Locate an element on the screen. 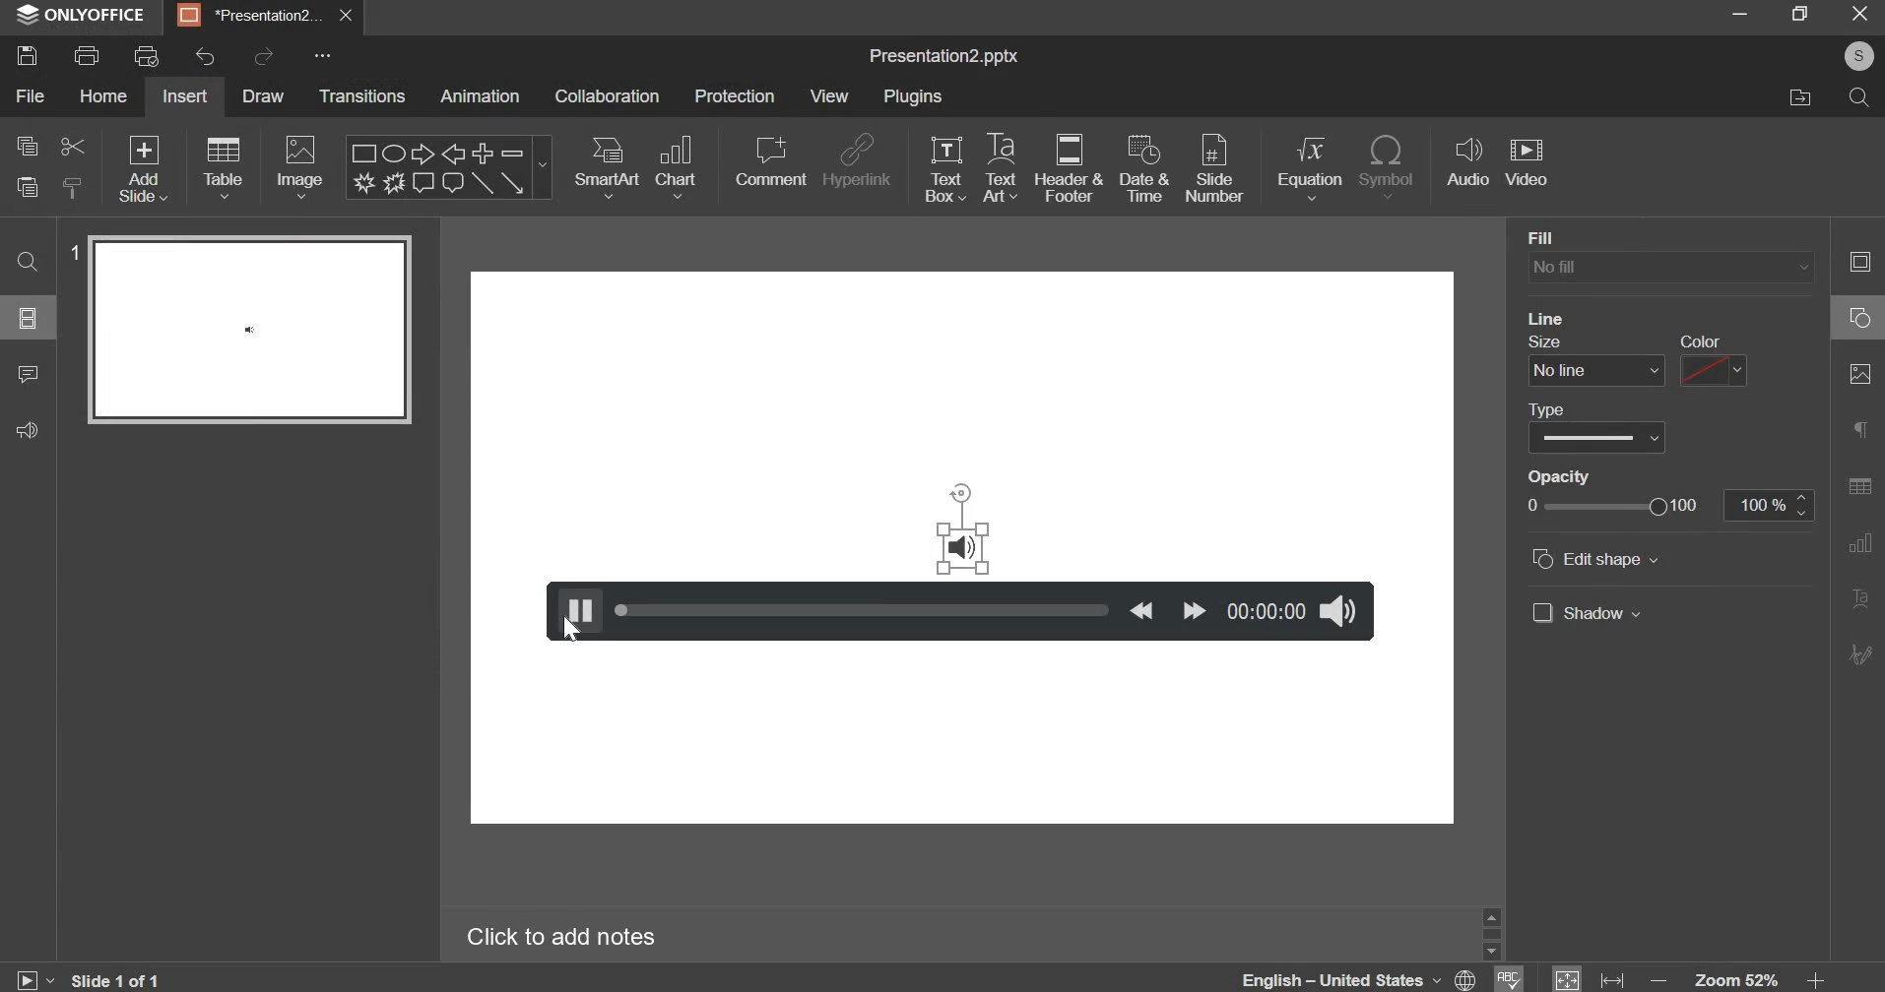 The width and height of the screenshot is (1885, 992). play button is located at coordinates (574, 610).